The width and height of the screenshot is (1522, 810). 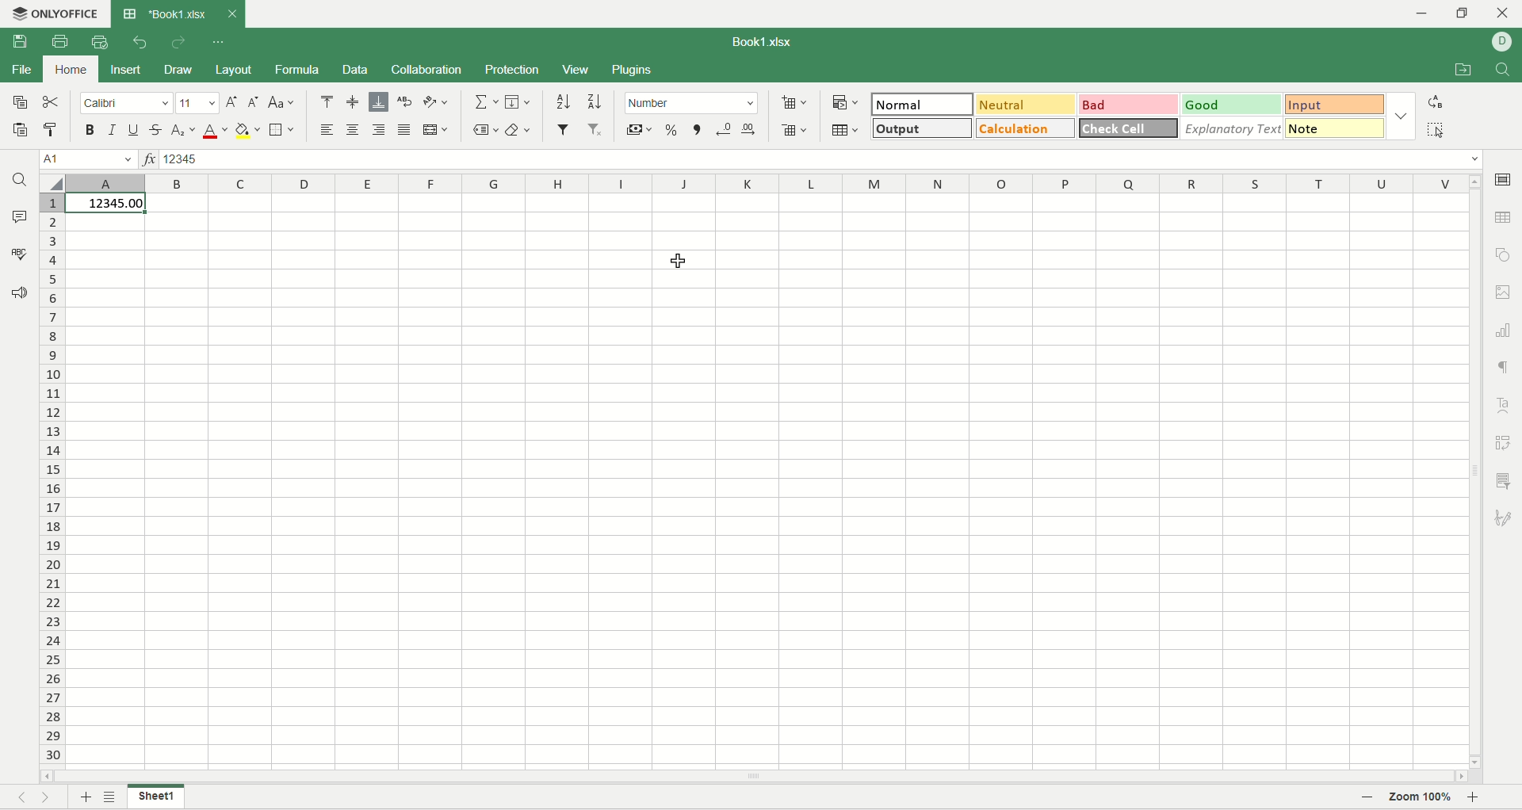 What do you see at coordinates (406, 102) in the screenshot?
I see `wrap text` at bounding box center [406, 102].